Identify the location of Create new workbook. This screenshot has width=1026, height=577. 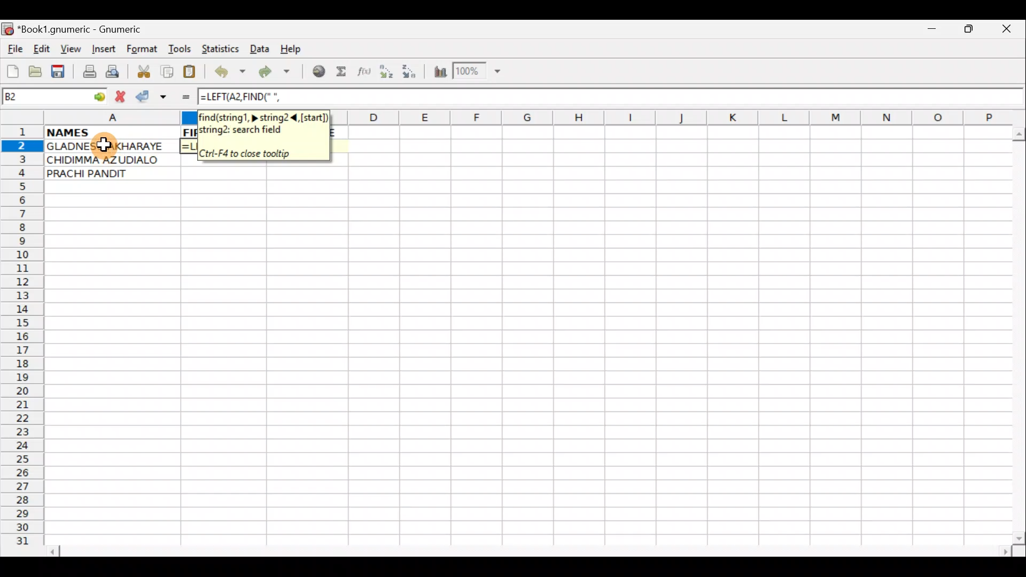
(12, 69).